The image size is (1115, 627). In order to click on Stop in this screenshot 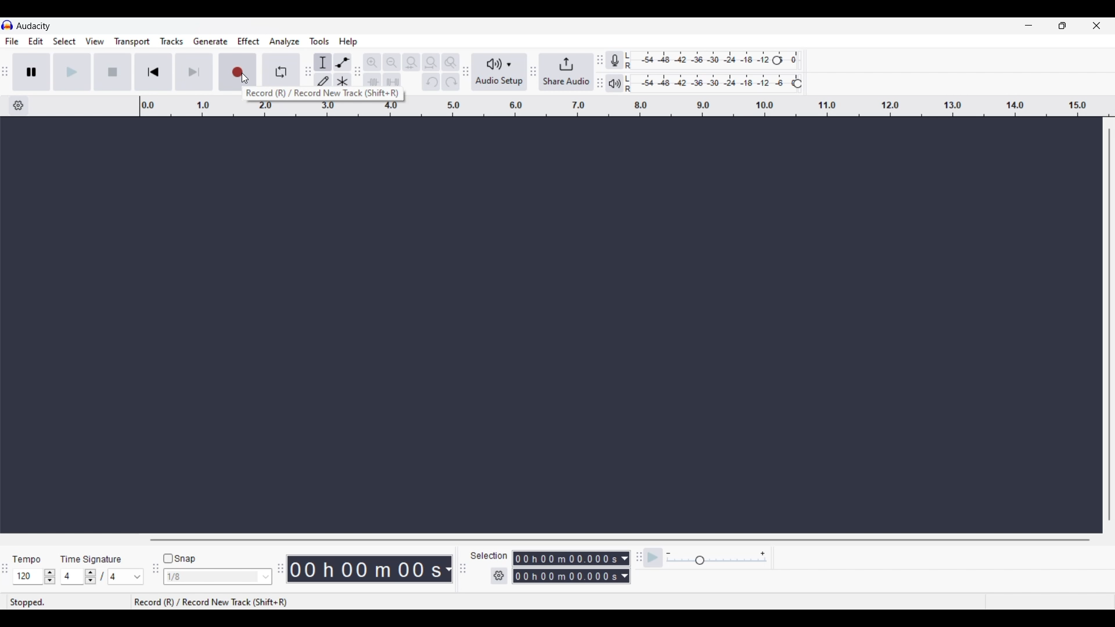, I will do `click(113, 72)`.